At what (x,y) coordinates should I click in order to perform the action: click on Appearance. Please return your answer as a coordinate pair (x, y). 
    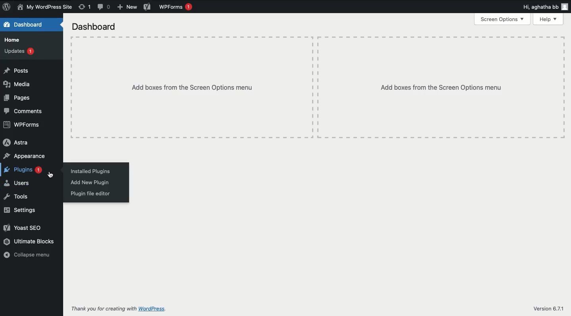
    Looking at the image, I should click on (23, 156).